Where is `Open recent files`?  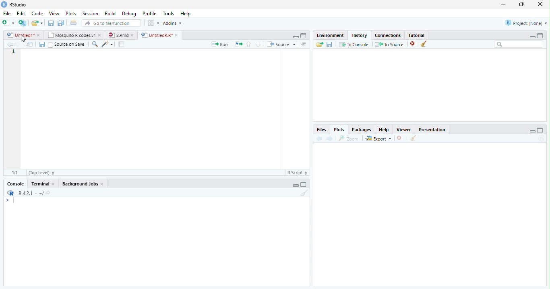
Open recent files is located at coordinates (42, 23).